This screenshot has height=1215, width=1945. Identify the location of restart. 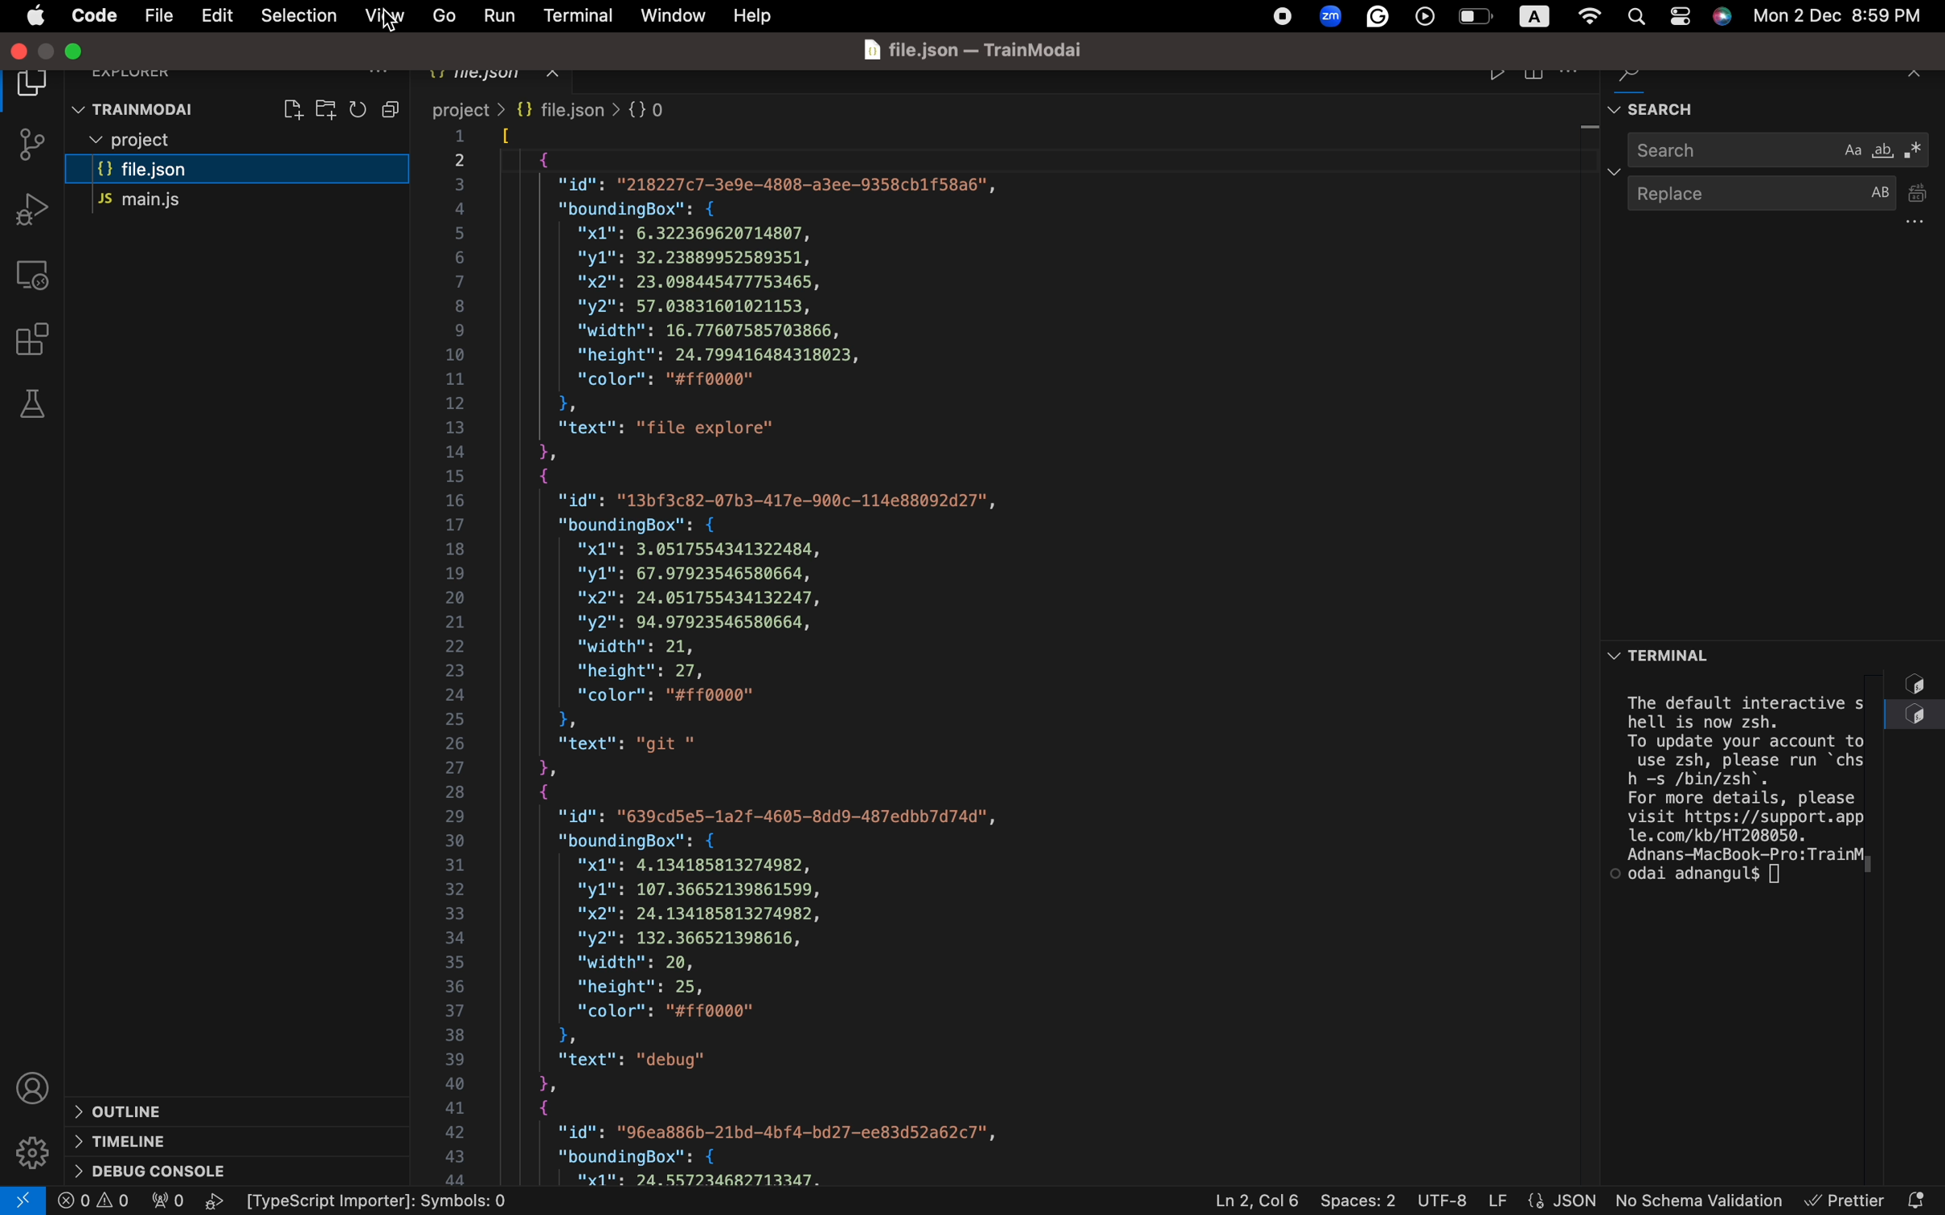
(358, 109).